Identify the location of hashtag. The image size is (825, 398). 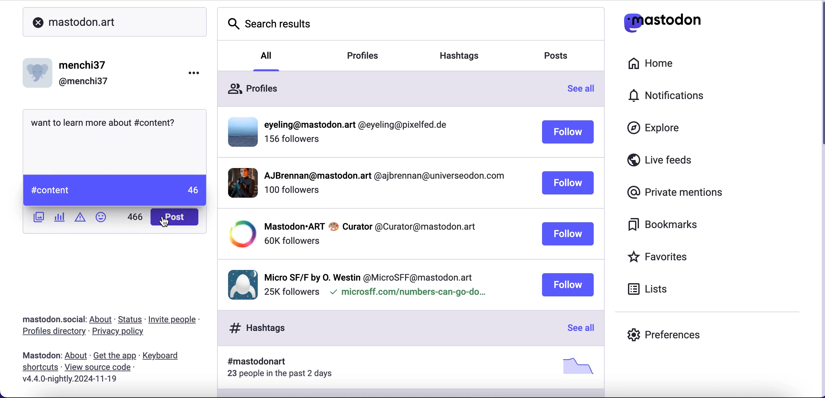
(253, 362).